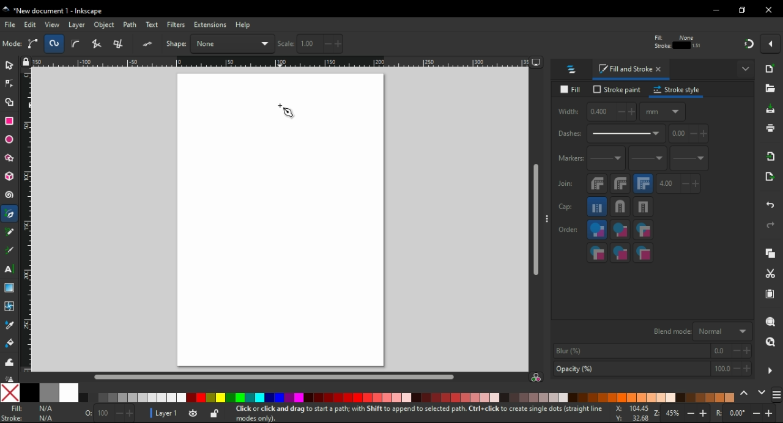  What do you see at coordinates (566, 207) in the screenshot?
I see `cap` at bounding box center [566, 207].